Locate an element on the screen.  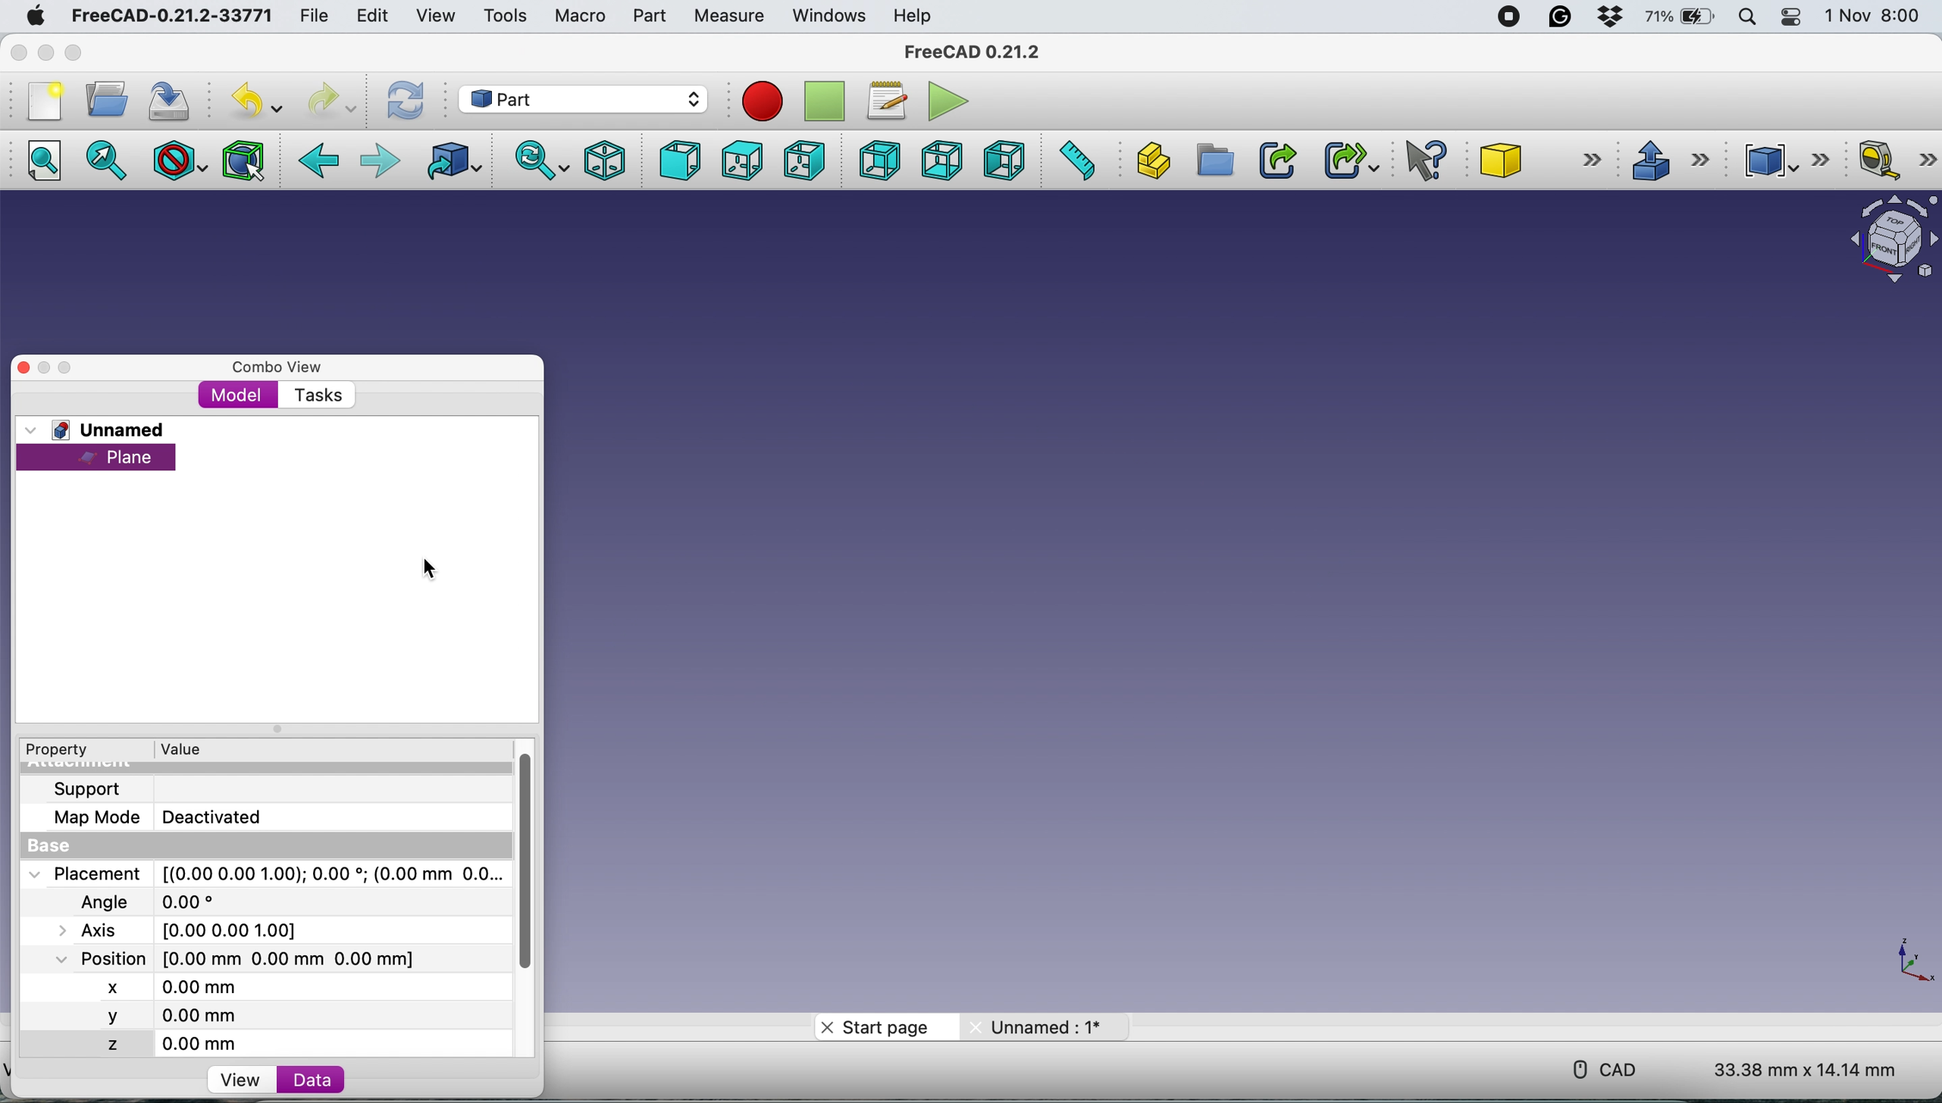
maximise is located at coordinates (77, 53).